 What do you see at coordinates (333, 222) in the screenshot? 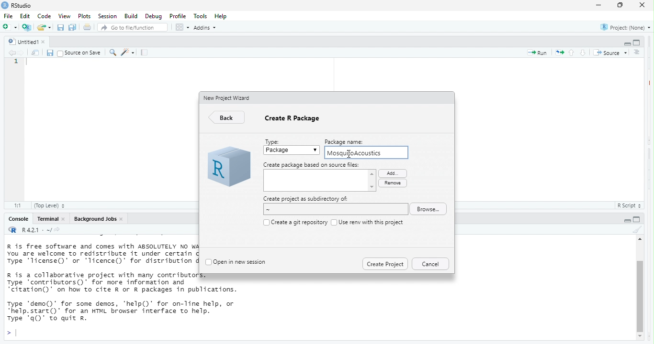
I see `checkbox` at bounding box center [333, 222].